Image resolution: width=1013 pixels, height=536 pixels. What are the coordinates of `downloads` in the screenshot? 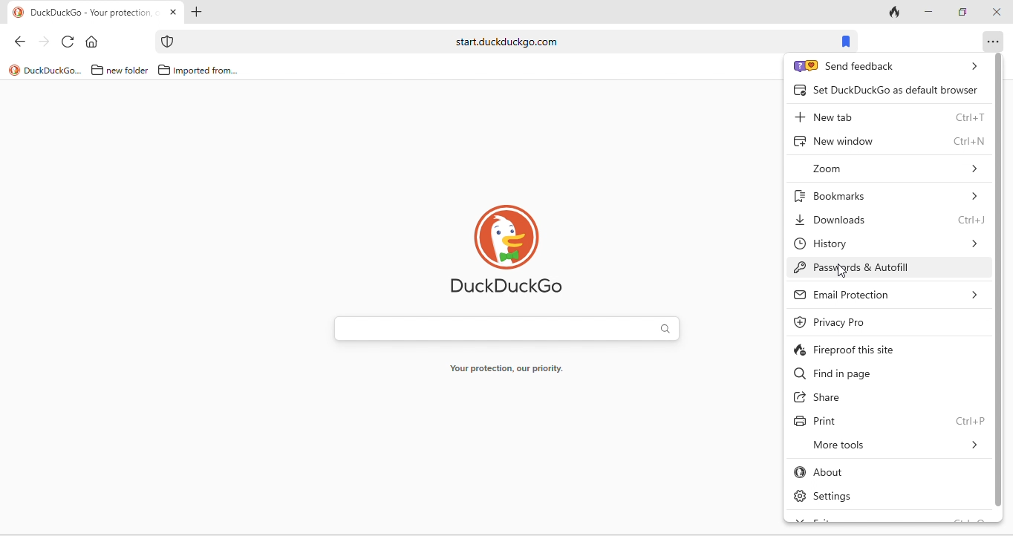 It's located at (872, 223).